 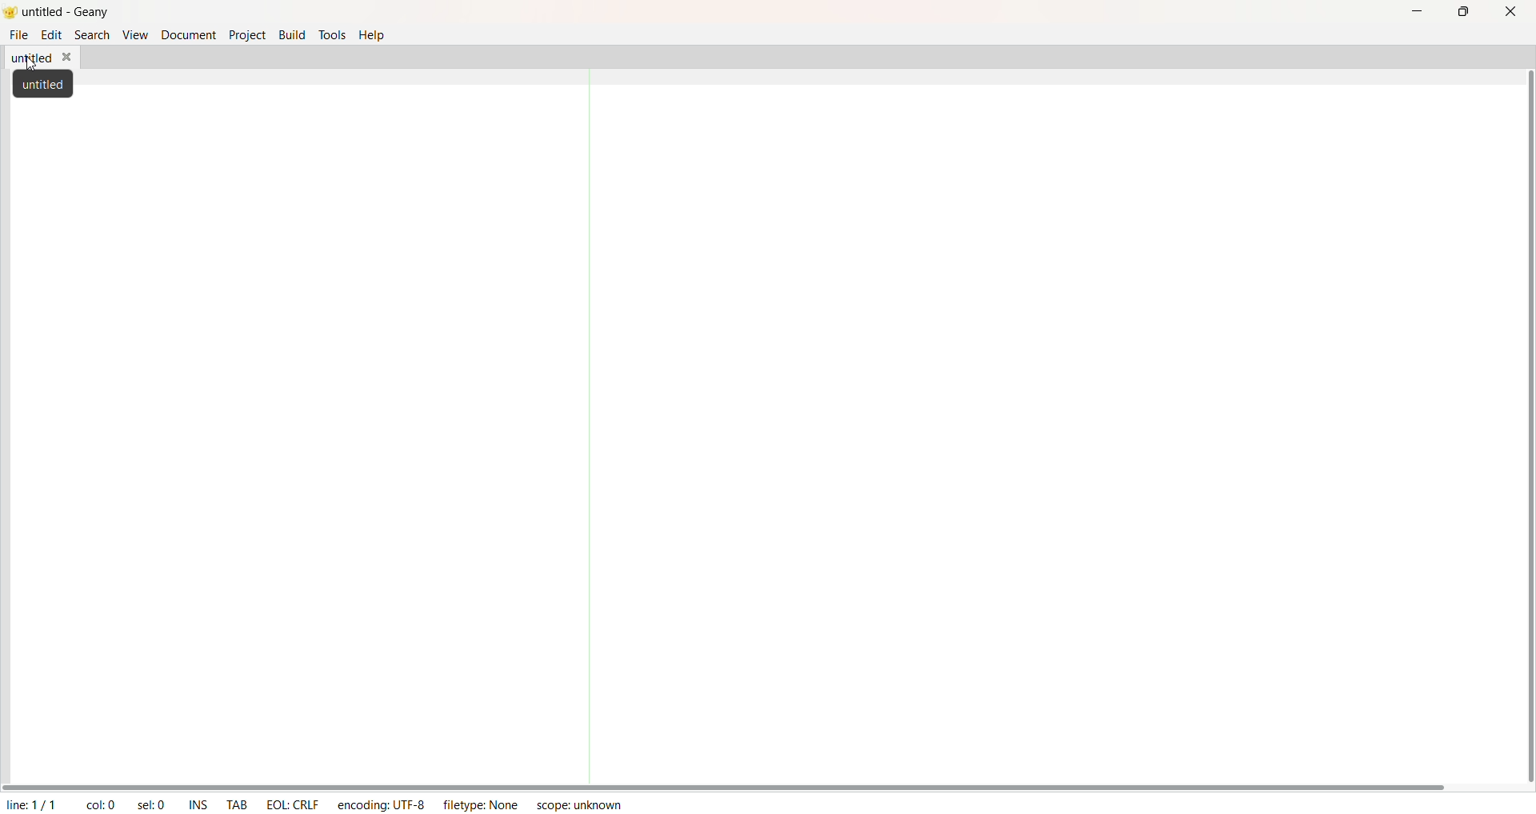 I want to click on untitled, so click(x=44, y=86).